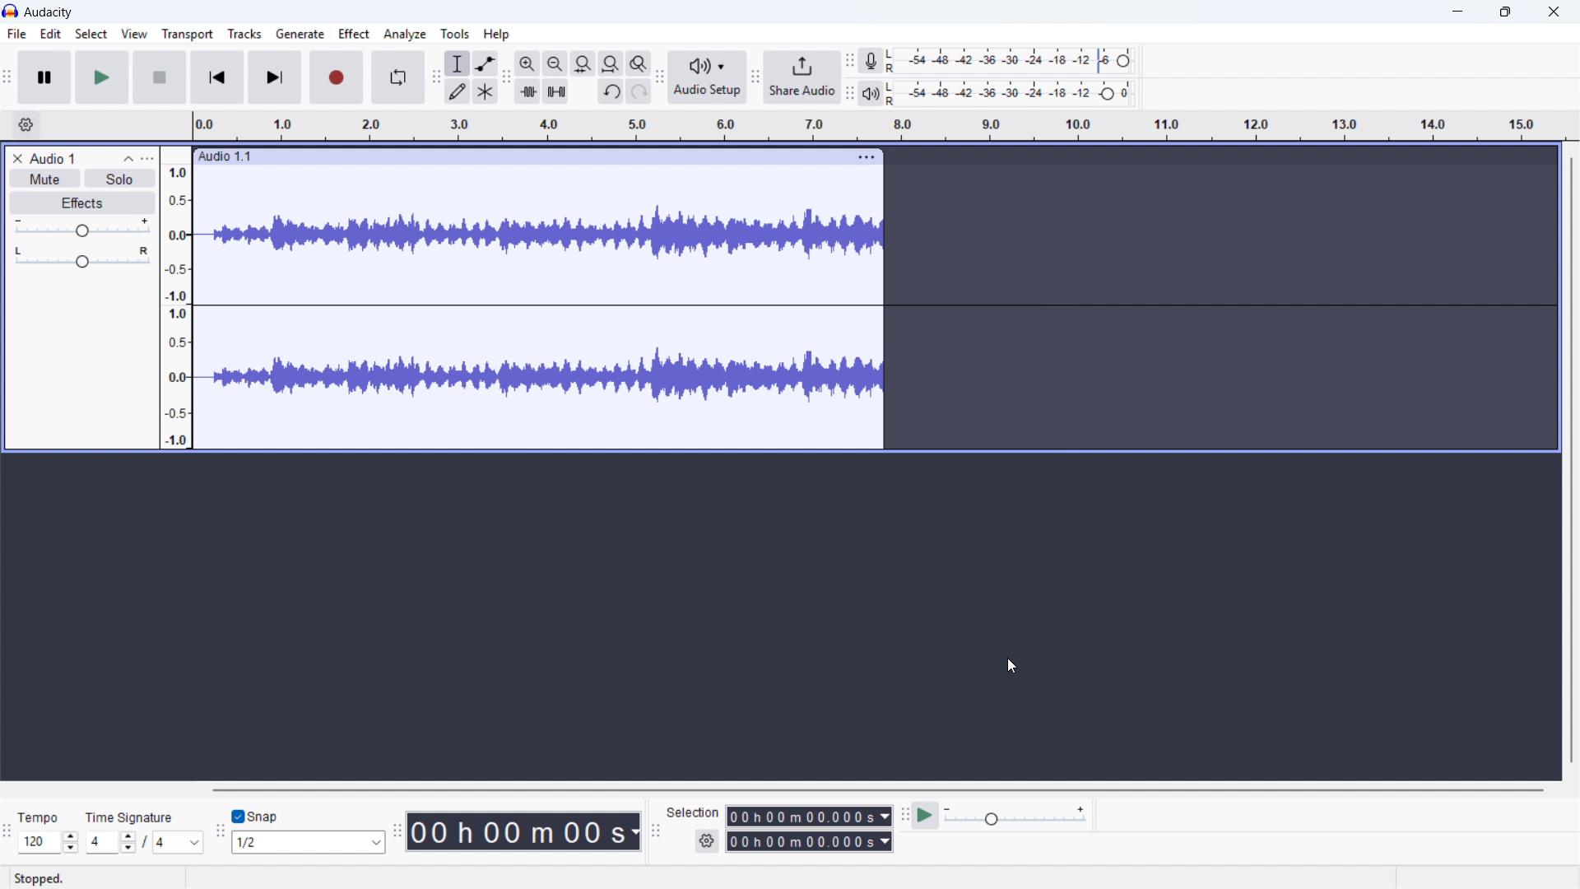 The image size is (1580, 889). What do you see at coordinates (707, 840) in the screenshot?
I see `Selection settings ` at bounding box center [707, 840].